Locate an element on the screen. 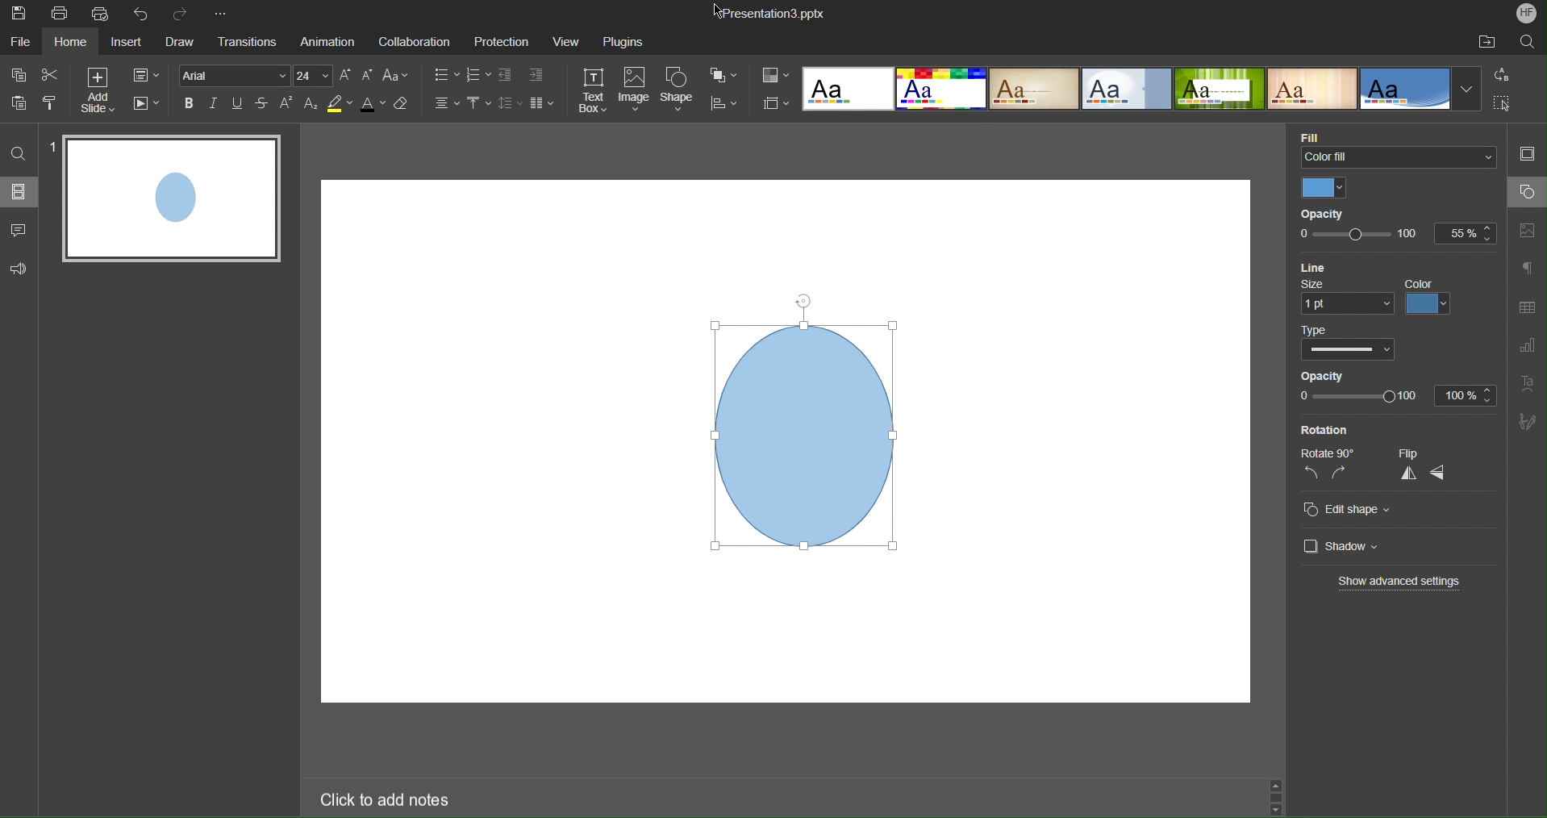  Select All is located at coordinates (1502, 103).